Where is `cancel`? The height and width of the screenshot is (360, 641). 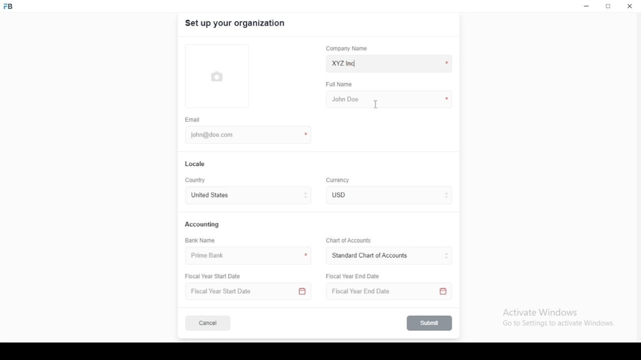
cancel is located at coordinates (208, 323).